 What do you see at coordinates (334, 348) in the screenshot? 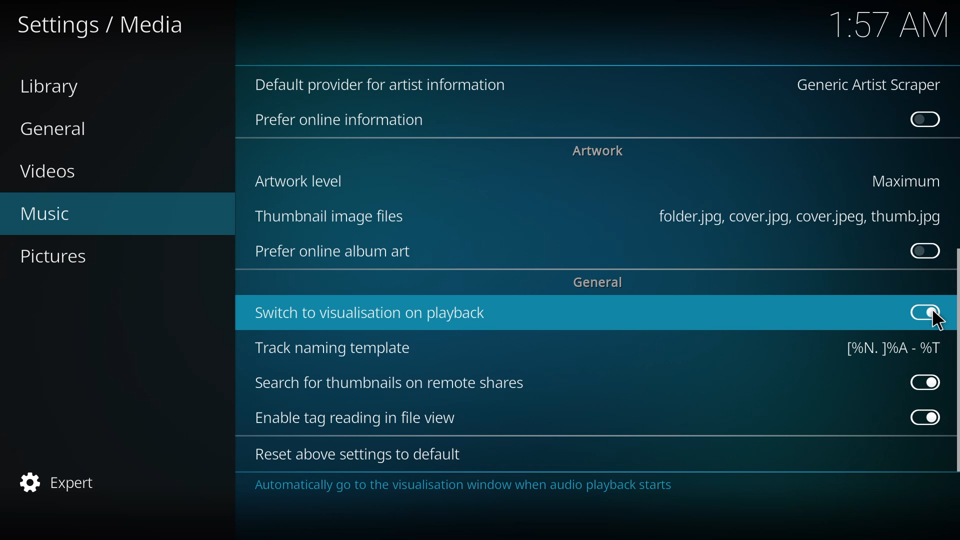
I see `track naming template` at bounding box center [334, 348].